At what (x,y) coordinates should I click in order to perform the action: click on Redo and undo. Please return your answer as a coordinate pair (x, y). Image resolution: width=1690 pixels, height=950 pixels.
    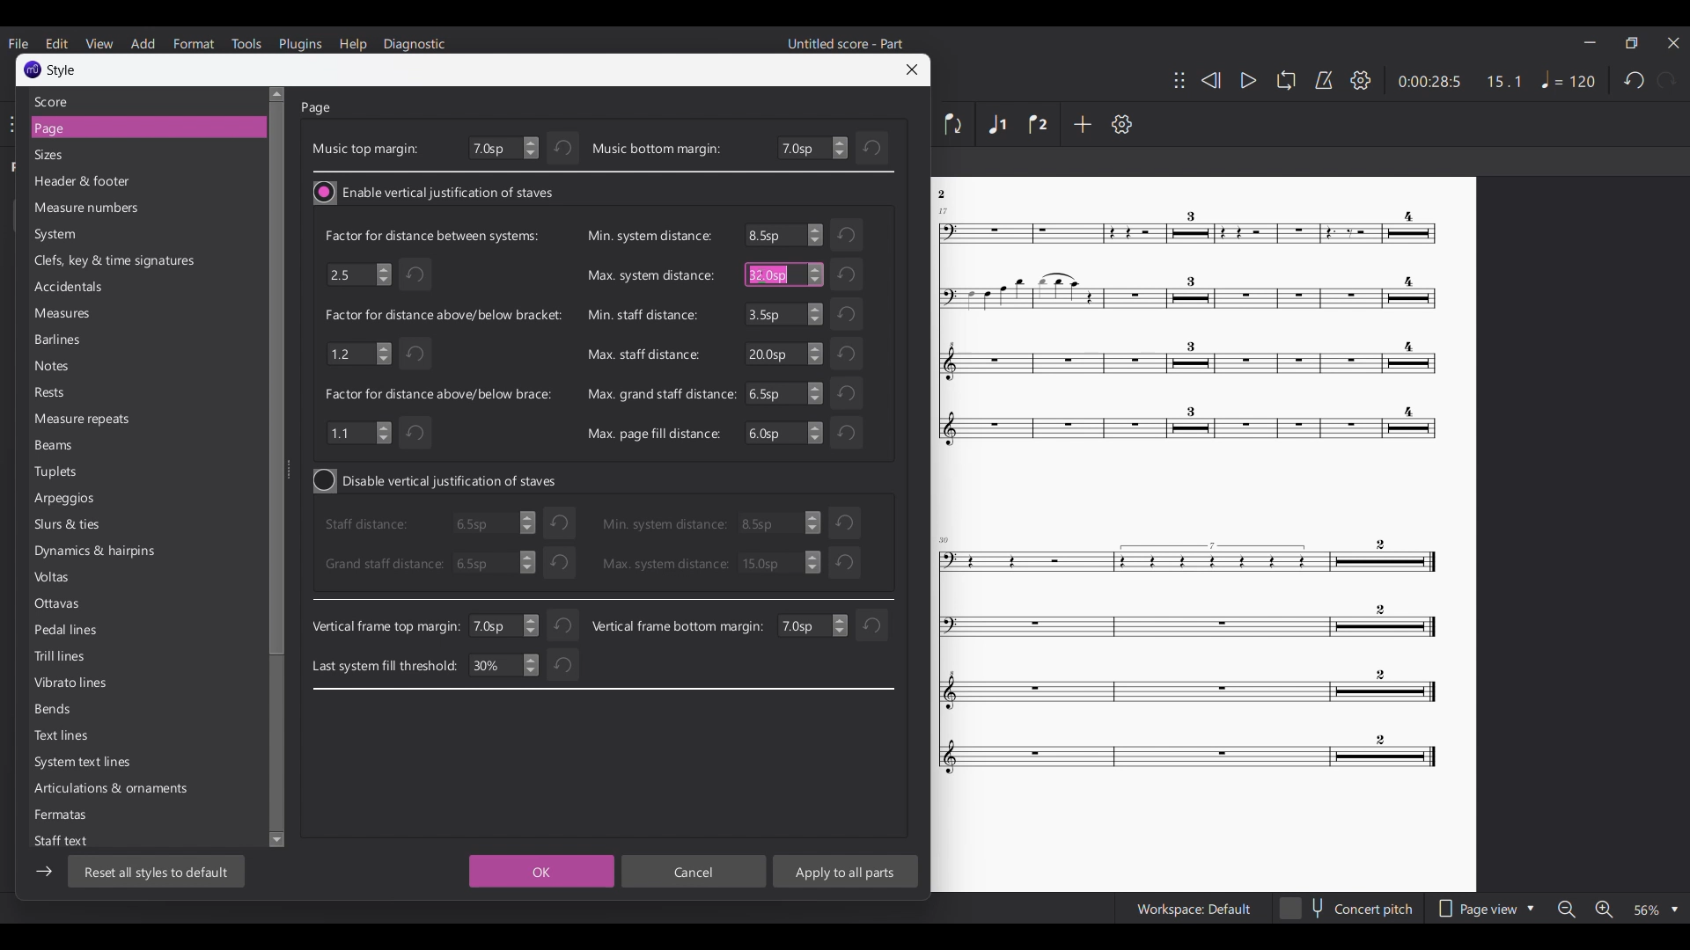
    Looking at the image, I should click on (1650, 80).